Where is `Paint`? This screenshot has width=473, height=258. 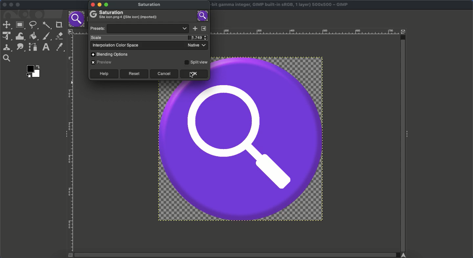
Paint is located at coordinates (47, 36).